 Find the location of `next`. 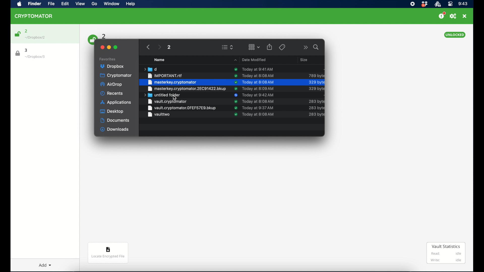

next is located at coordinates (159, 47).